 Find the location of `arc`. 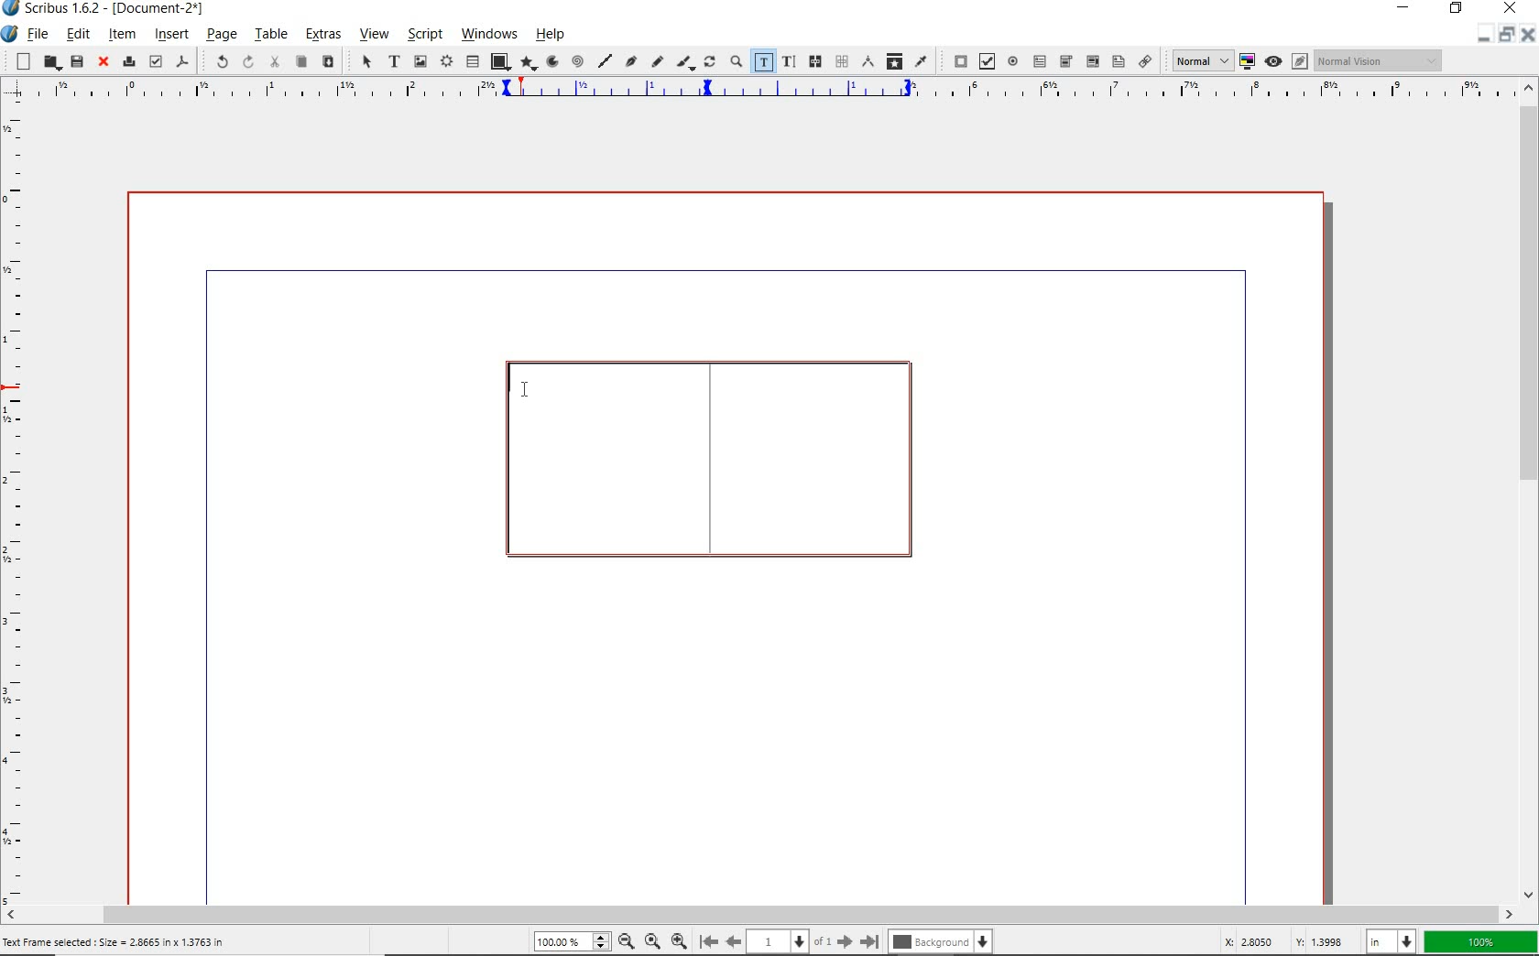

arc is located at coordinates (550, 62).